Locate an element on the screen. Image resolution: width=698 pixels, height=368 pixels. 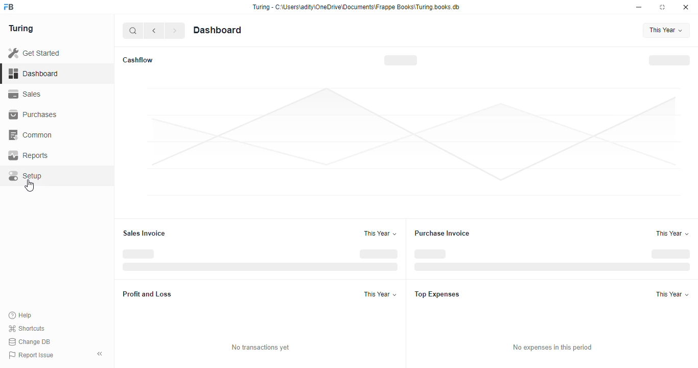
This Year  is located at coordinates (671, 234).